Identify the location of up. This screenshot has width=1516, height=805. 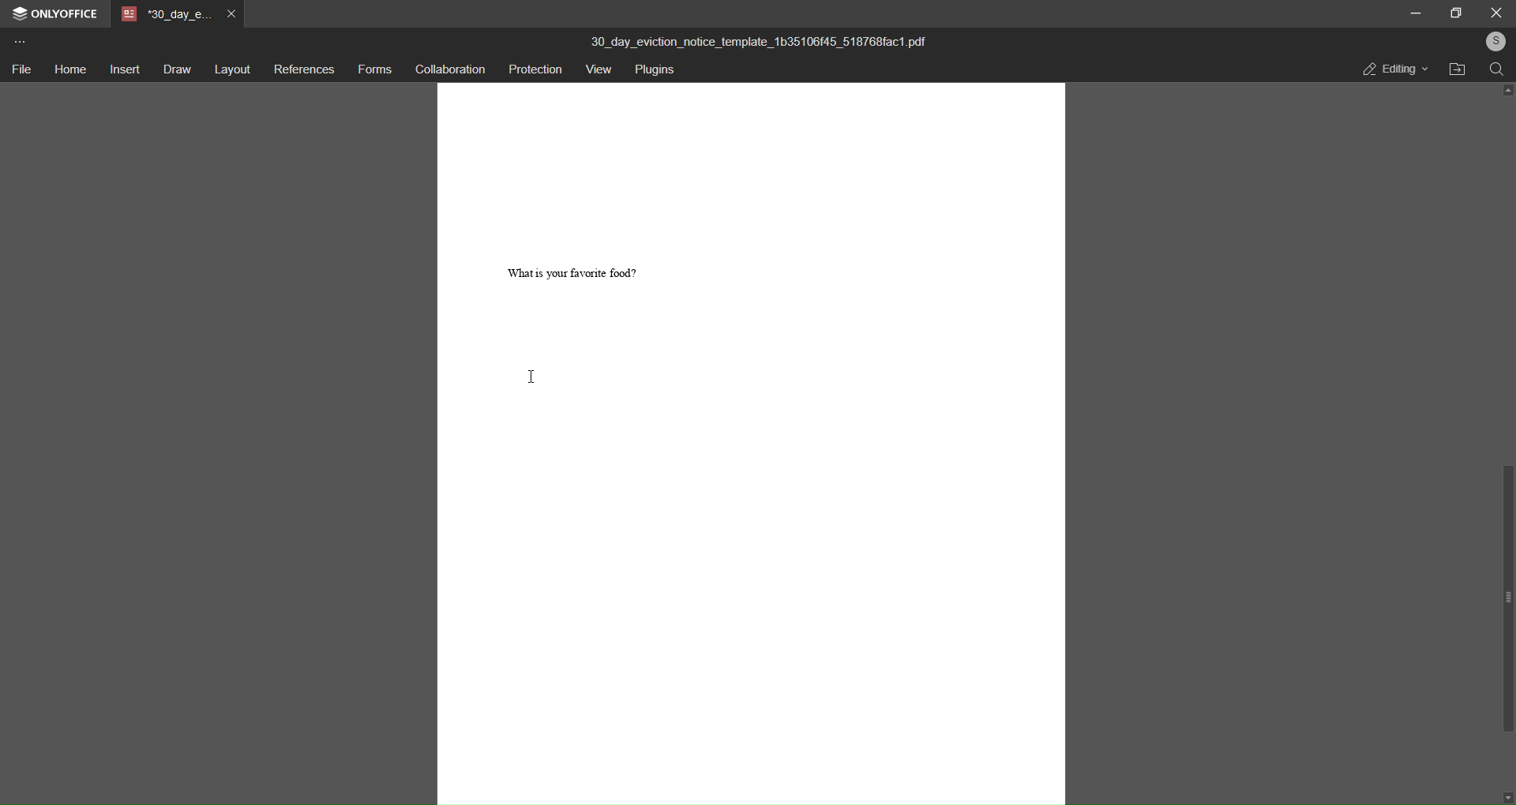
(1506, 91).